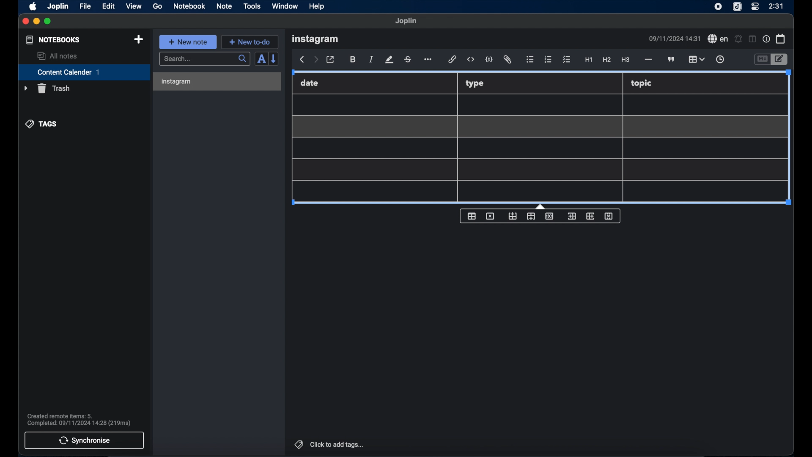 The height and width of the screenshot is (457, 812). Describe the element at coordinates (508, 60) in the screenshot. I see `attach file` at that location.